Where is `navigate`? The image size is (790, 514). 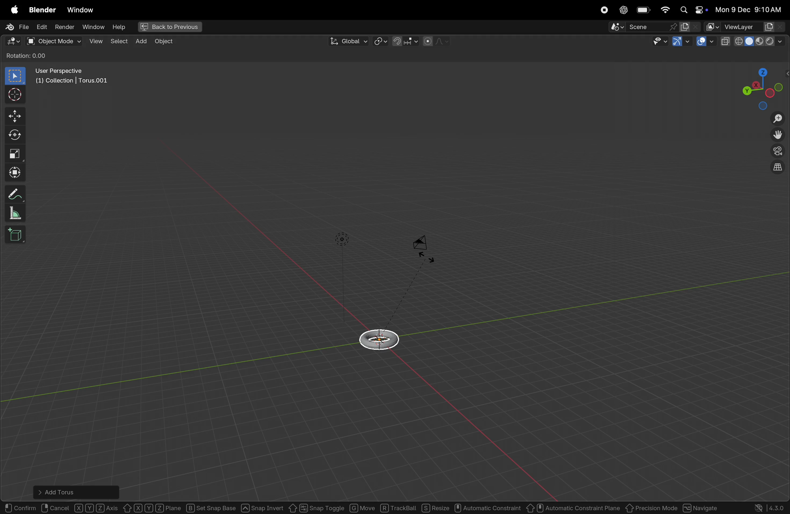 navigate is located at coordinates (702, 507).